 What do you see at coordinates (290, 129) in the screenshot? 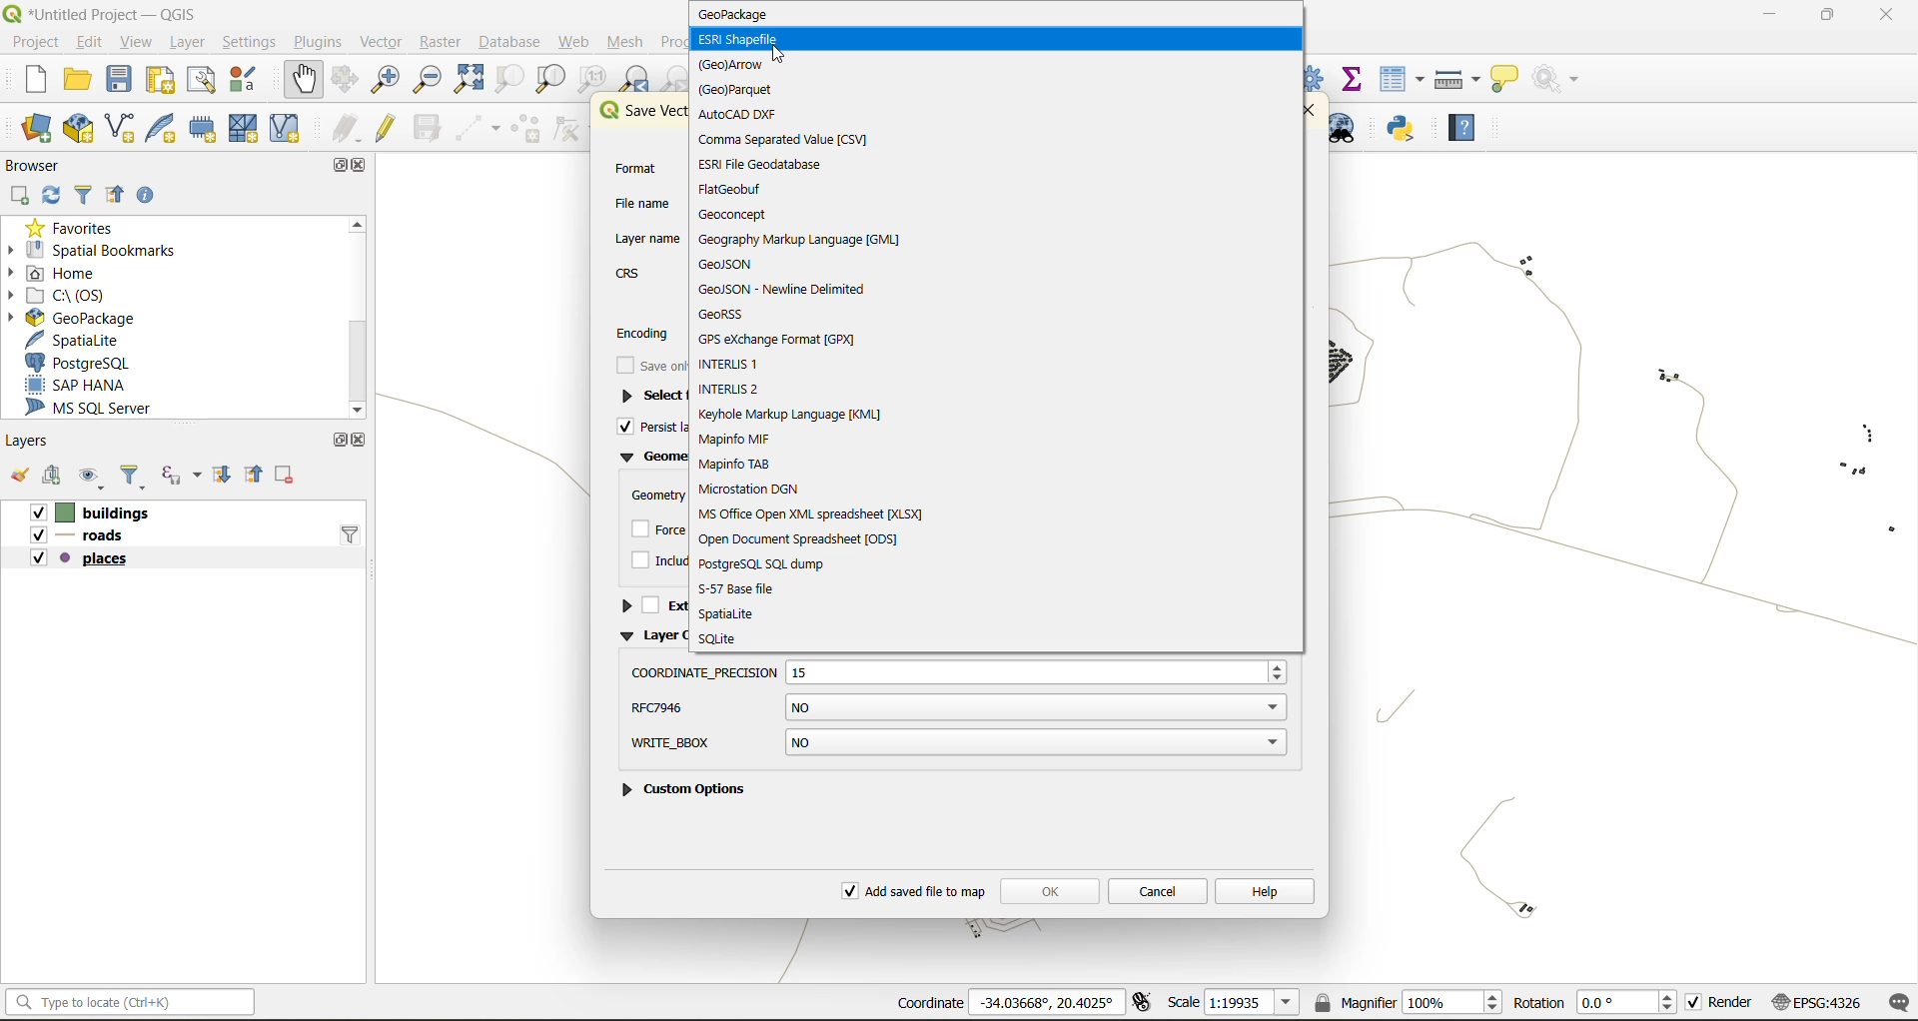
I see `new virtual layer` at bounding box center [290, 129].